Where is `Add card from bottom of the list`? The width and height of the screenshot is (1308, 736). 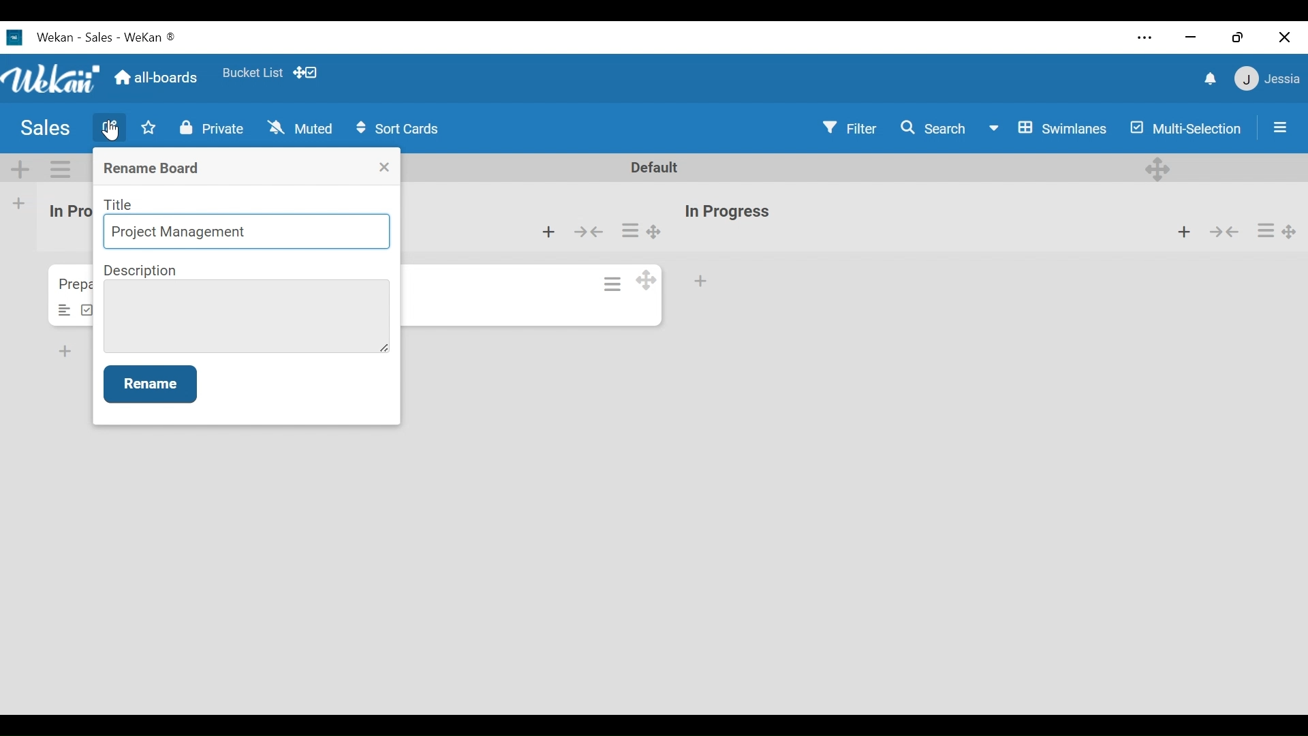
Add card from bottom of the list is located at coordinates (548, 232).